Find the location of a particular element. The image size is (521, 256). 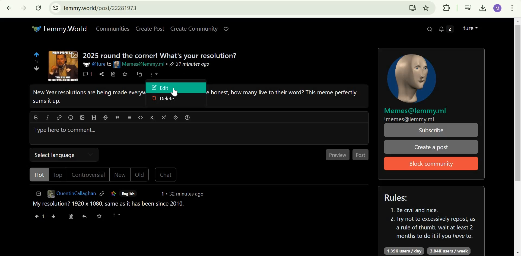

quote is located at coordinates (118, 117).